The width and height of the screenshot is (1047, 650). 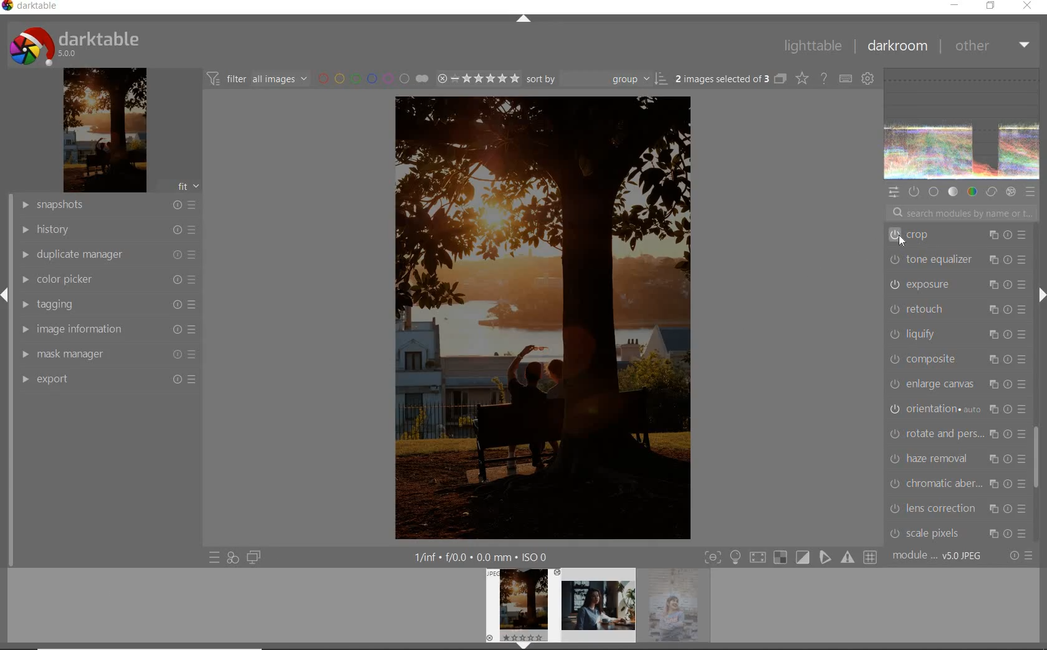 I want to click on restore, so click(x=990, y=6).